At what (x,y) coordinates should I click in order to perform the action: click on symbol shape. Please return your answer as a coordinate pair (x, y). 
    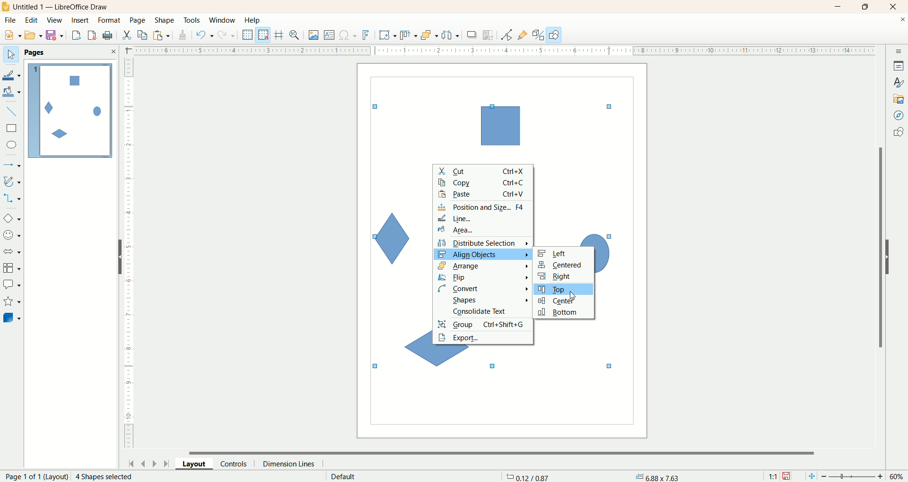
    Looking at the image, I should click on (13, 236).